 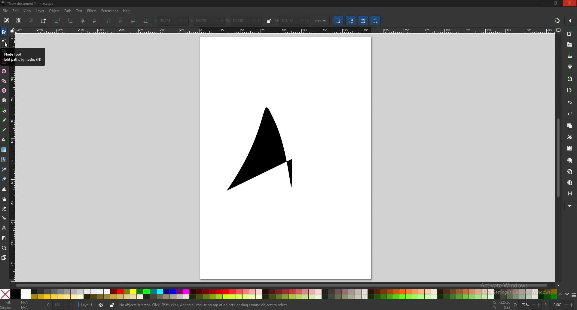 I want to click on horizontal scale, so click(x=284, y=30).